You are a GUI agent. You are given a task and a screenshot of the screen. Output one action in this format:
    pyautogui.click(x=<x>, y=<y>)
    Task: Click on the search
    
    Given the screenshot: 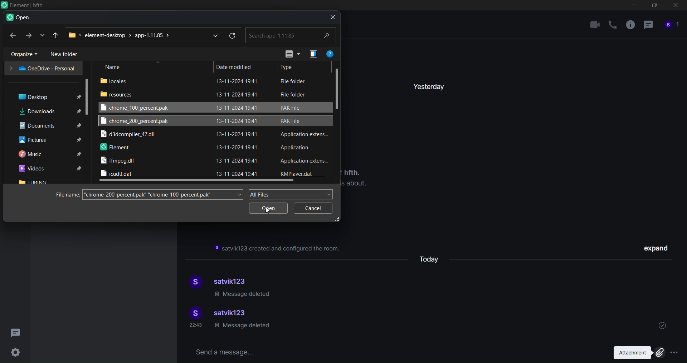 What is the action you would take?
    pyautogui.click(x=291, y=35)
    